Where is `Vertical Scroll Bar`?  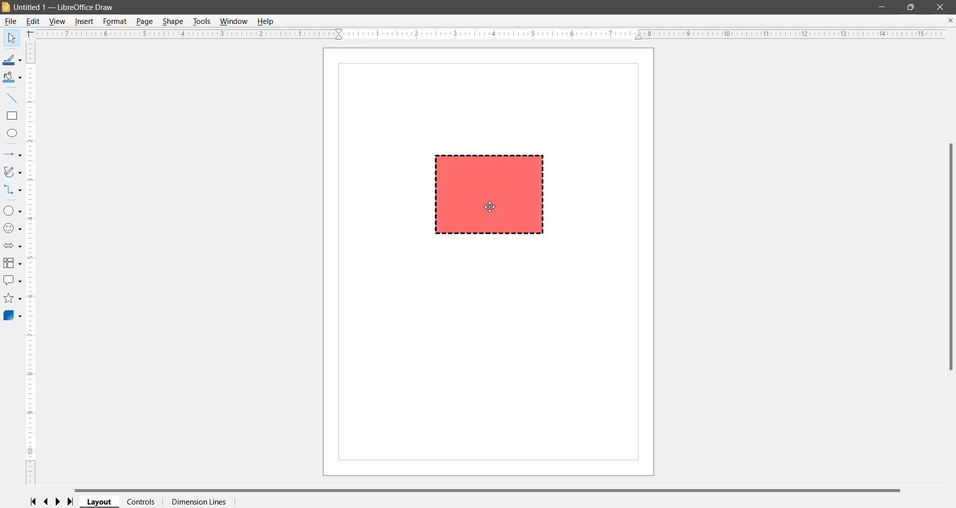 Vertical Scroll Bar is located at coordinates (950, 257).